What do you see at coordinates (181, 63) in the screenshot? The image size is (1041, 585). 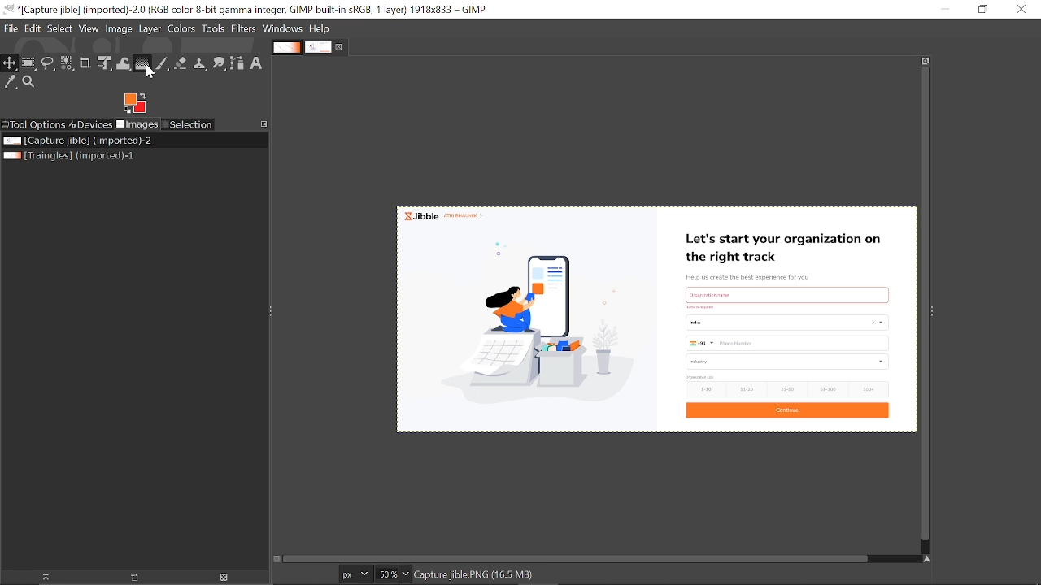 I see `Eraser tool` at bounding box center [181, 63].